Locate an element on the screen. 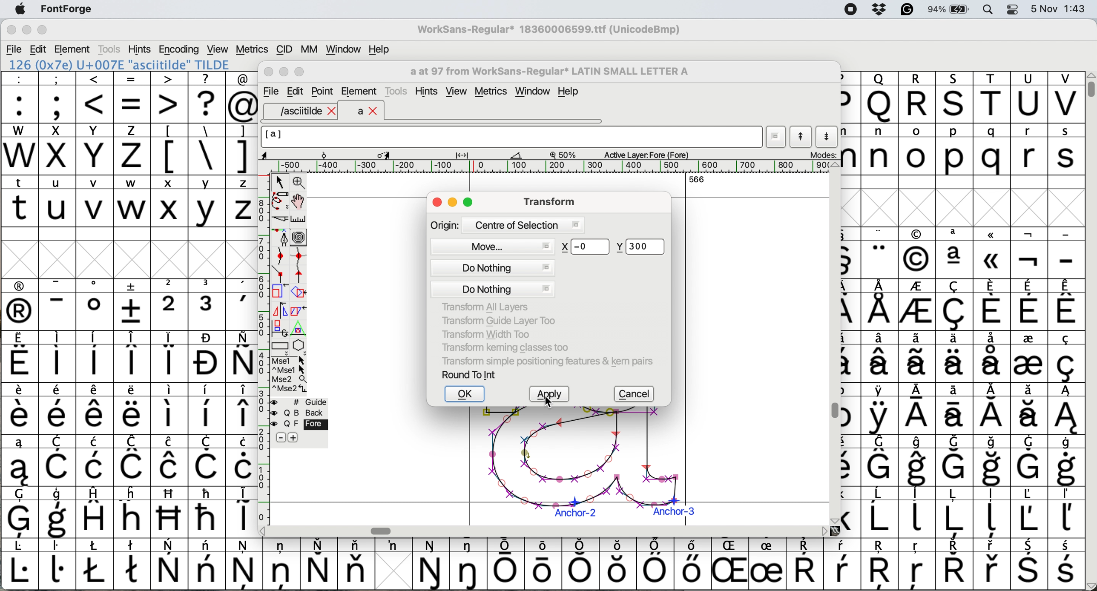 The height and width of the screenshot is (591, 1097). scroll by hand is located at coordinates (299, 201).